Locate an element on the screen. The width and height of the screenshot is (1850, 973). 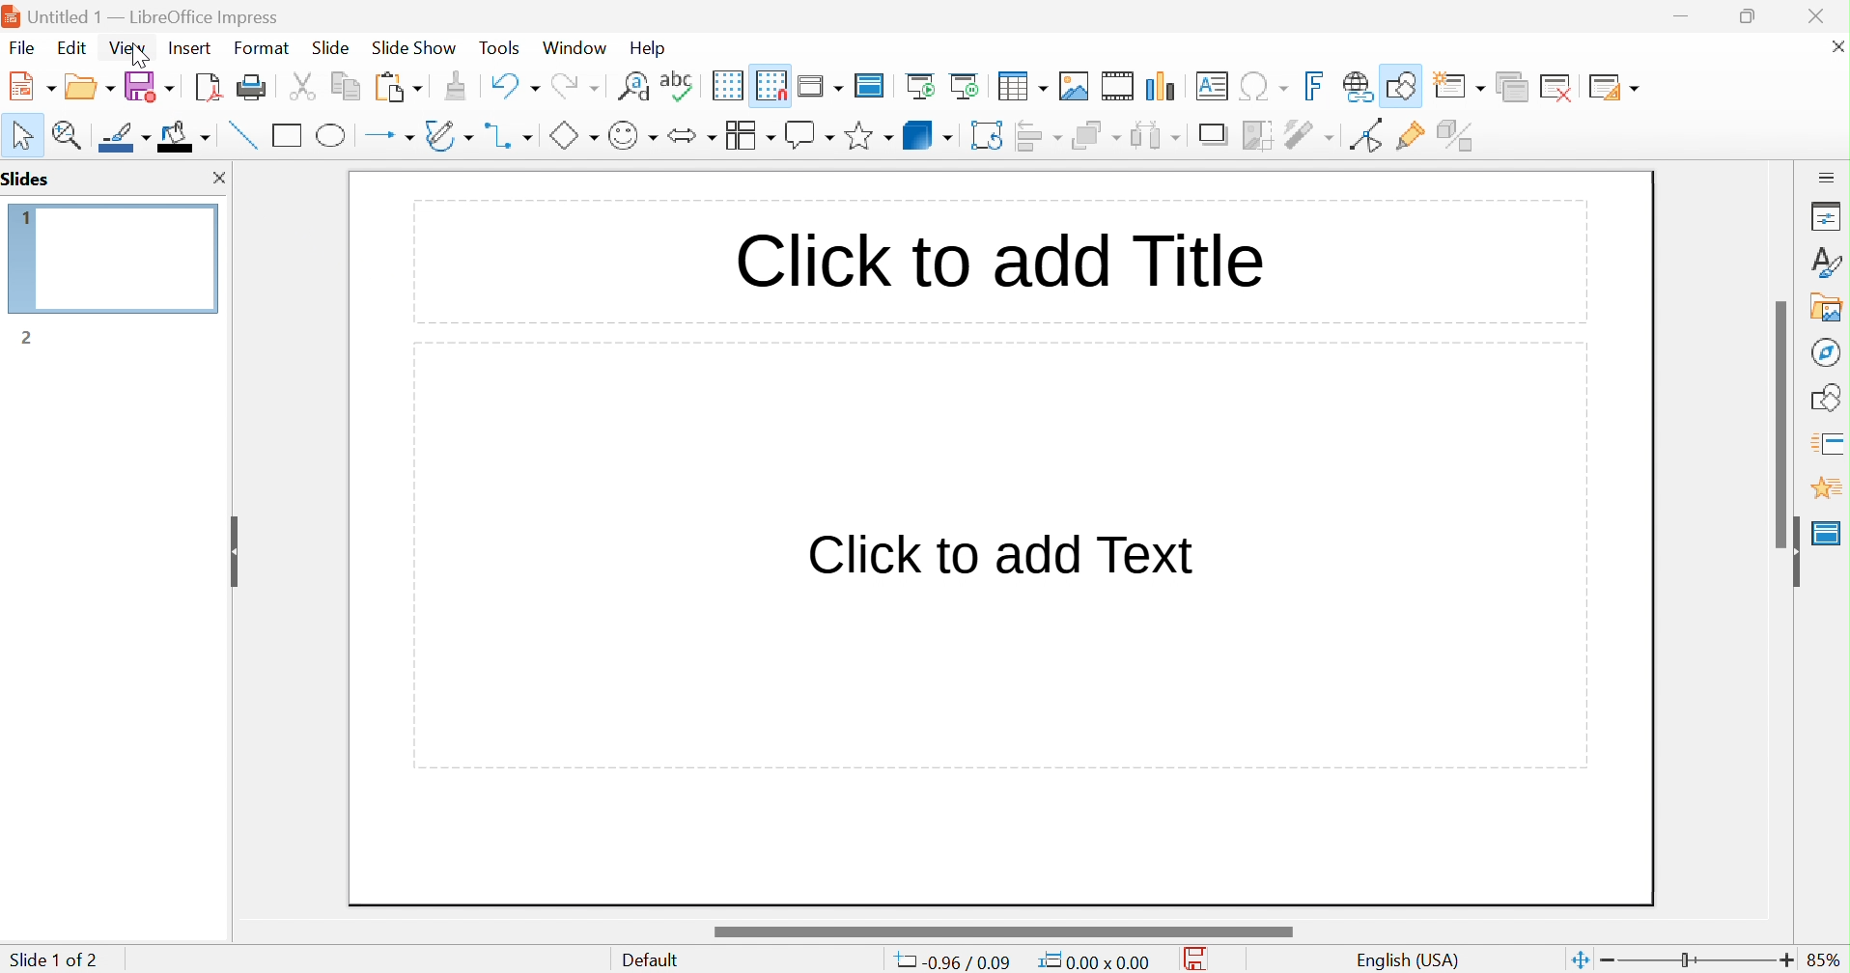
open is located at coordinates (92, 84).